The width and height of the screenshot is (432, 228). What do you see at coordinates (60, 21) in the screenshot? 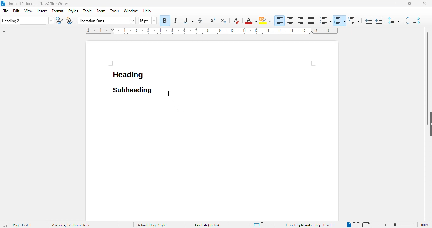
I see `update selected style` at bounding box center [60, 21].